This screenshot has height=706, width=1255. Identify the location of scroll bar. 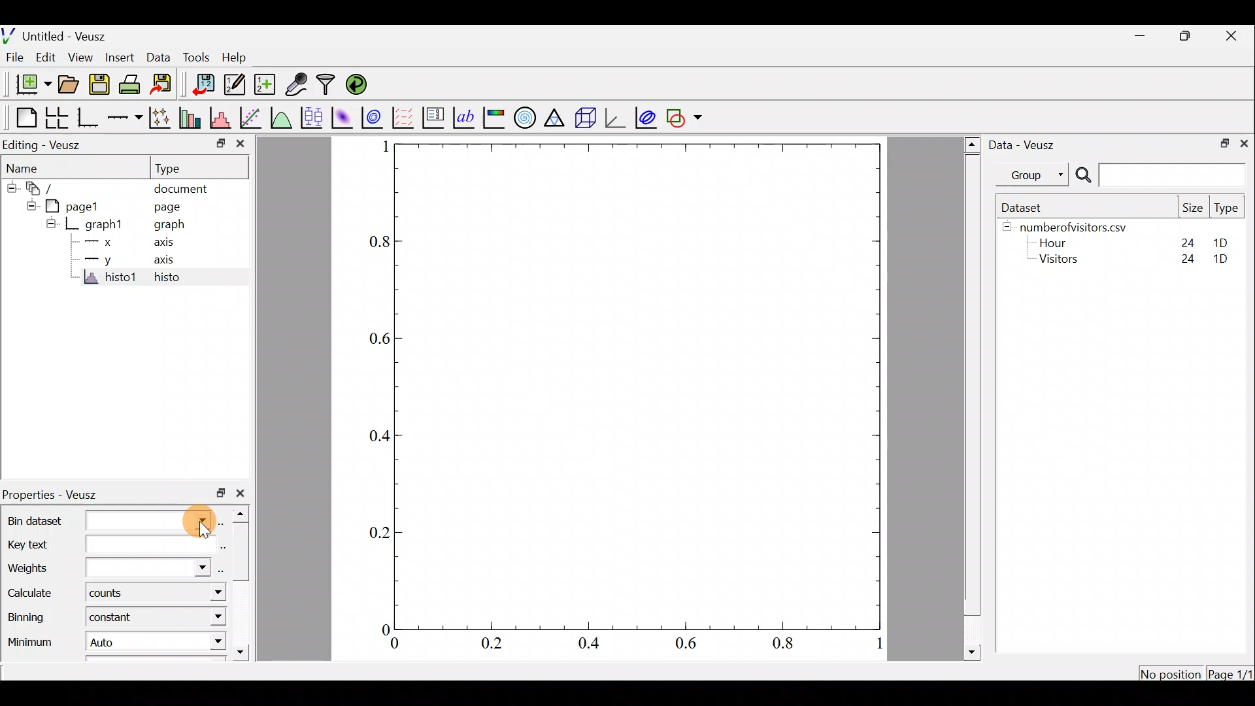
(970, 397).